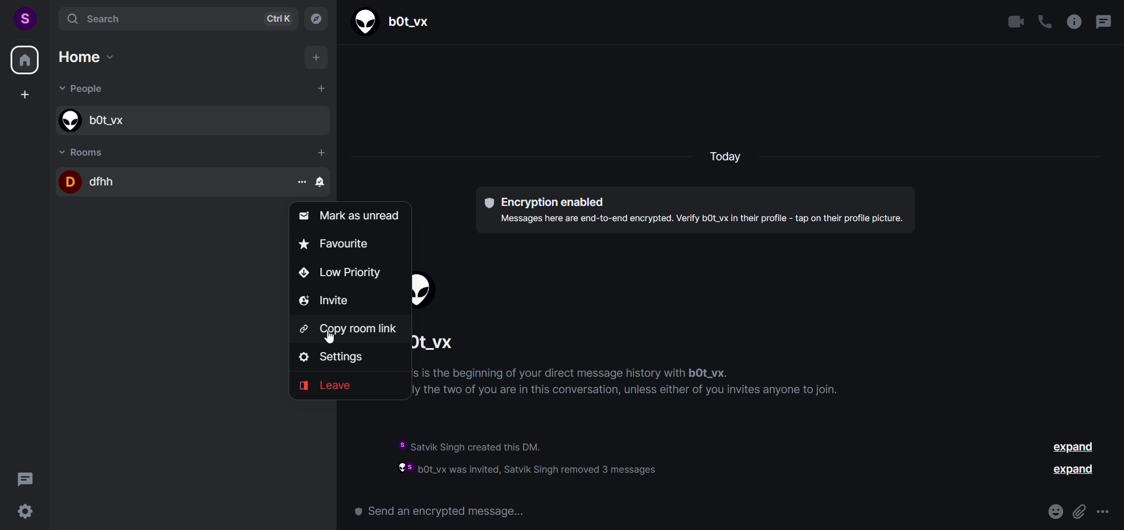 The width and height of the screenshot is (1124, 530). I want to click on copy room link, so click(350, 330).